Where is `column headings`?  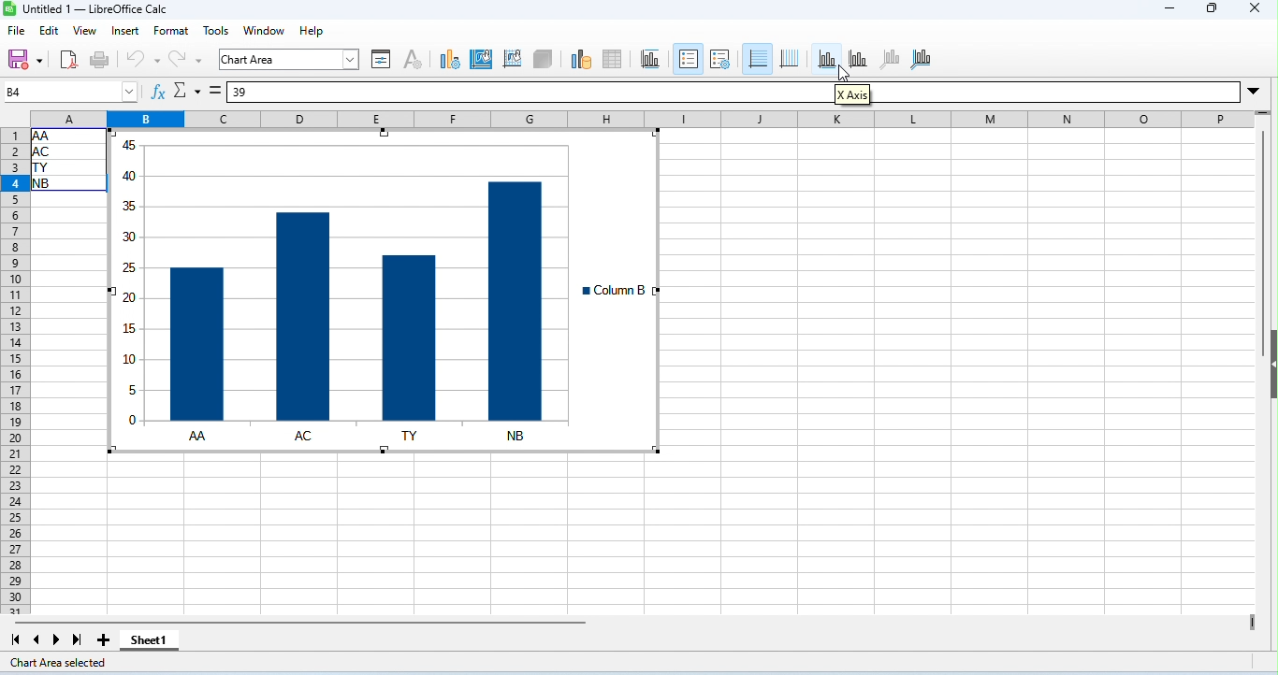
column headings is located at coordinates (641, 118).